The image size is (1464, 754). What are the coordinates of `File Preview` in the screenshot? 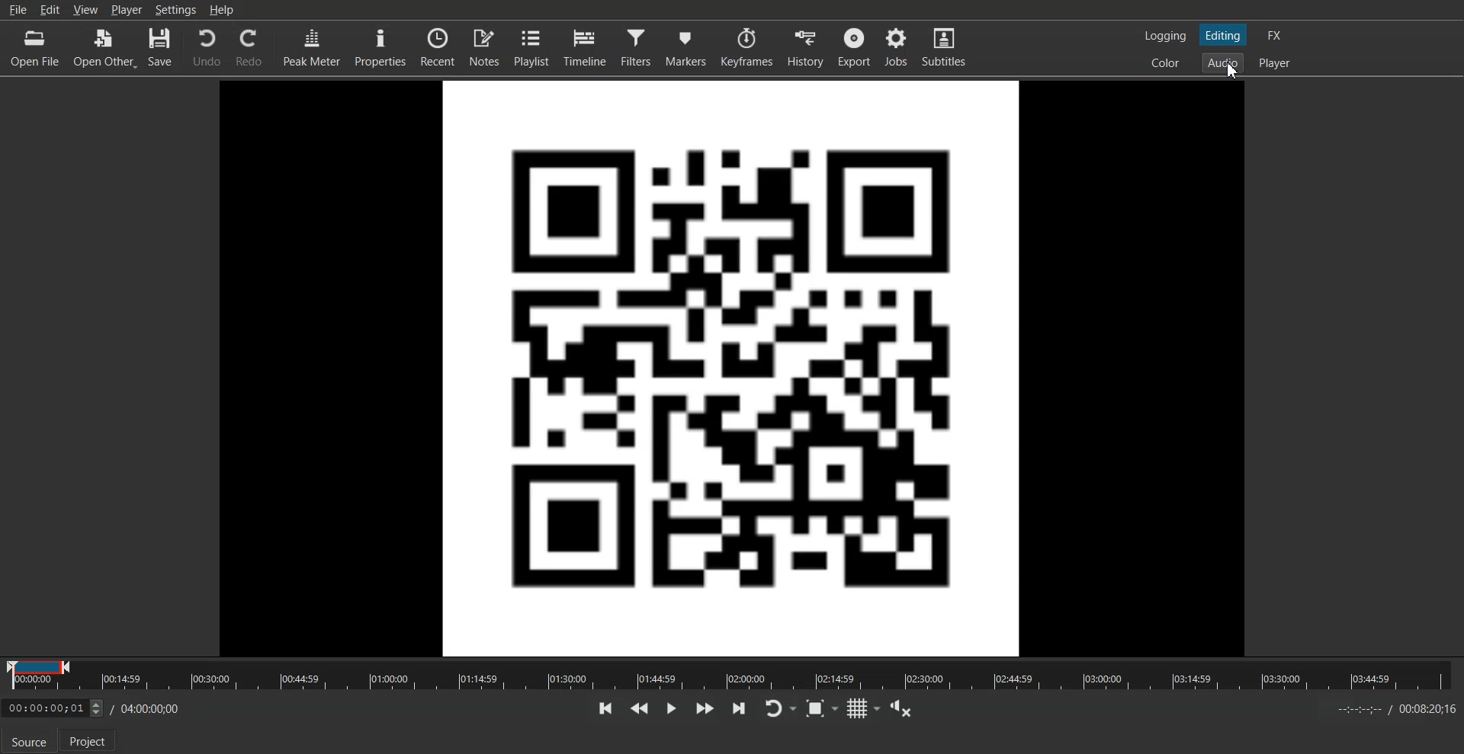 It's located at (729, 367).